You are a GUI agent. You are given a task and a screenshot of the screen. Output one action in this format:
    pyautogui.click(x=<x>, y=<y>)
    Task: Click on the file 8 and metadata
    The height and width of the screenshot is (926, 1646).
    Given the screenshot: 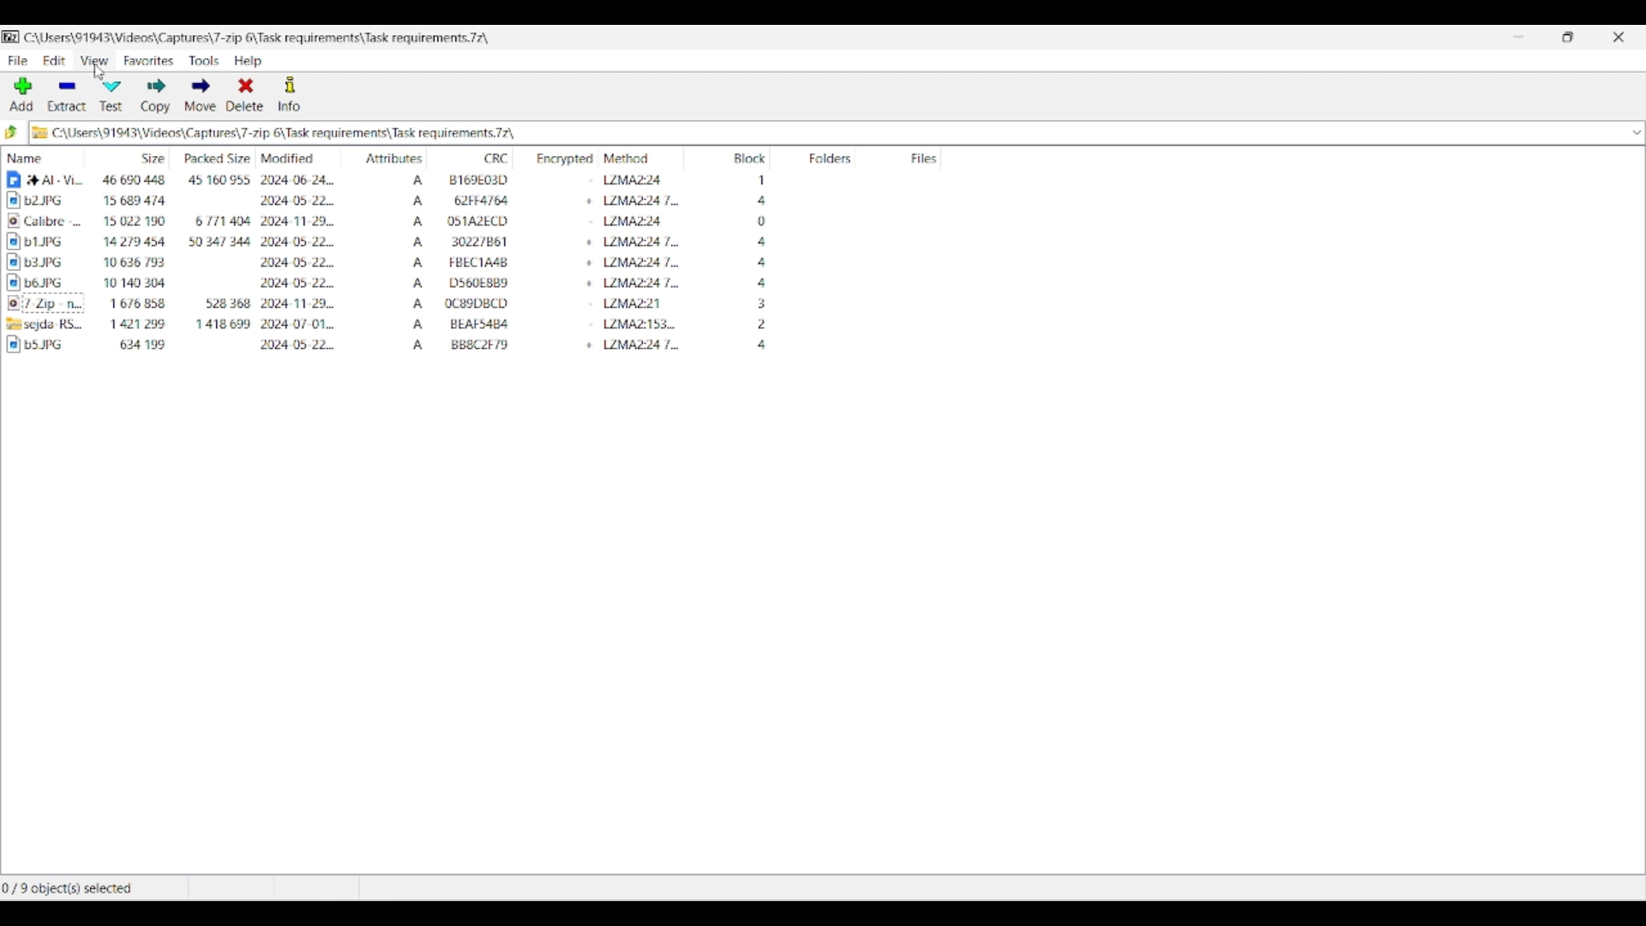 What is the action you would take?
    pyautogui.click(x=472, y=325)
    